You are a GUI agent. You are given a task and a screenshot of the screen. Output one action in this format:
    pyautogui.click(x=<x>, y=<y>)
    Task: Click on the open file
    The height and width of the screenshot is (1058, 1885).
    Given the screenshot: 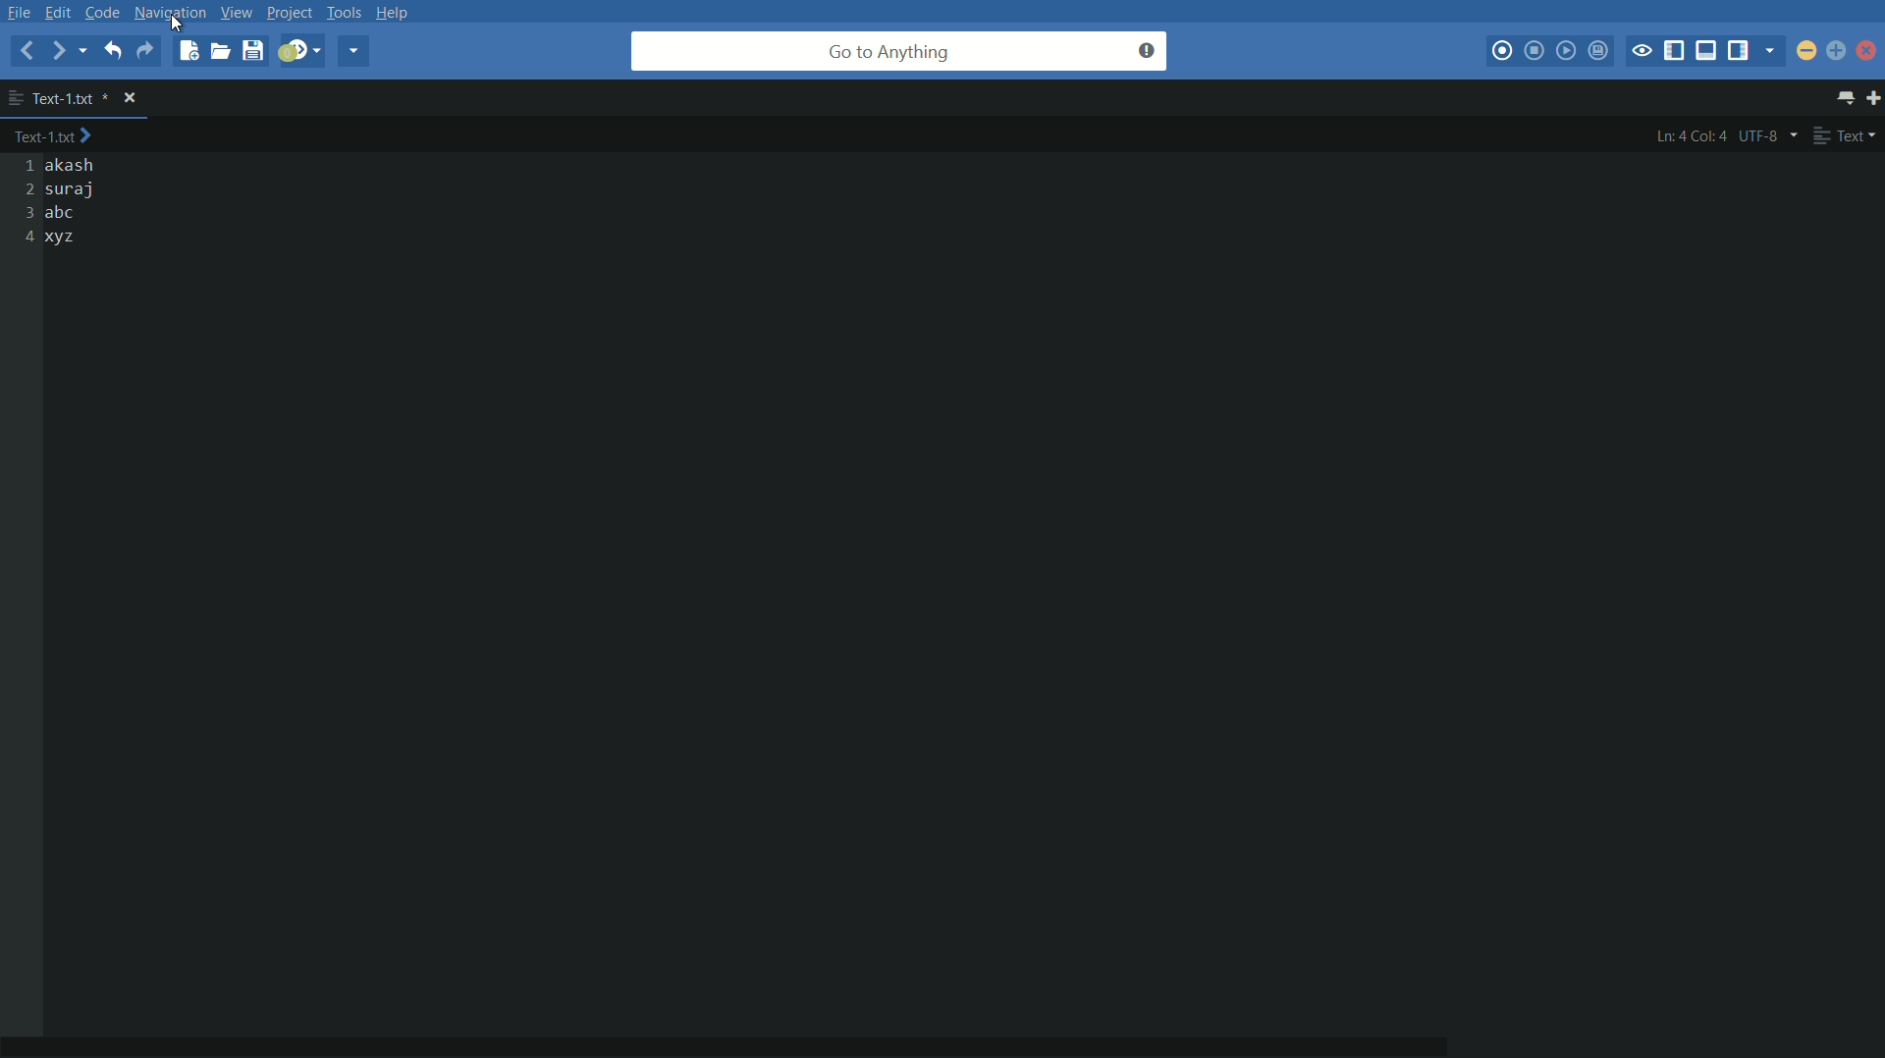 What is the action you would take?
    pyautogui.click(x=220, y=51)
    